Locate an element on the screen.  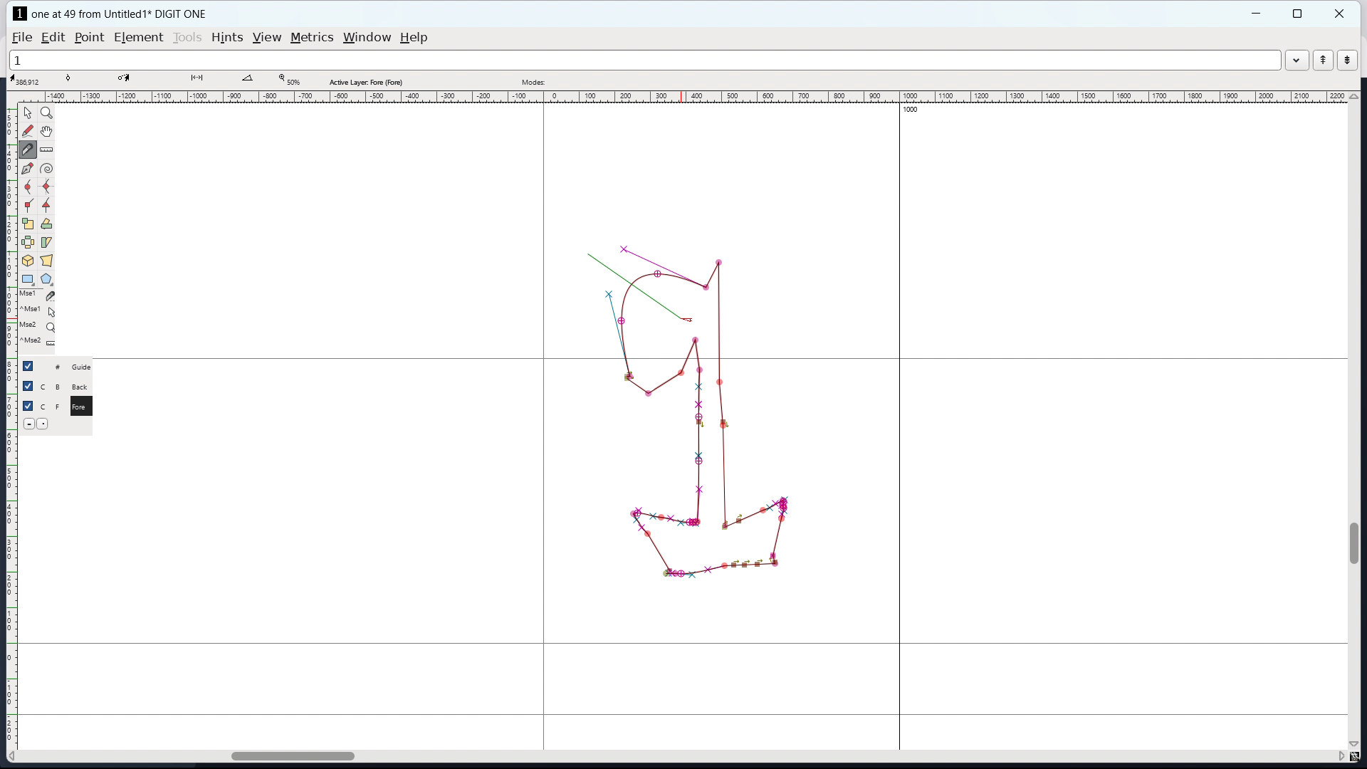
skew the selection is located at coordinates (47, 242).